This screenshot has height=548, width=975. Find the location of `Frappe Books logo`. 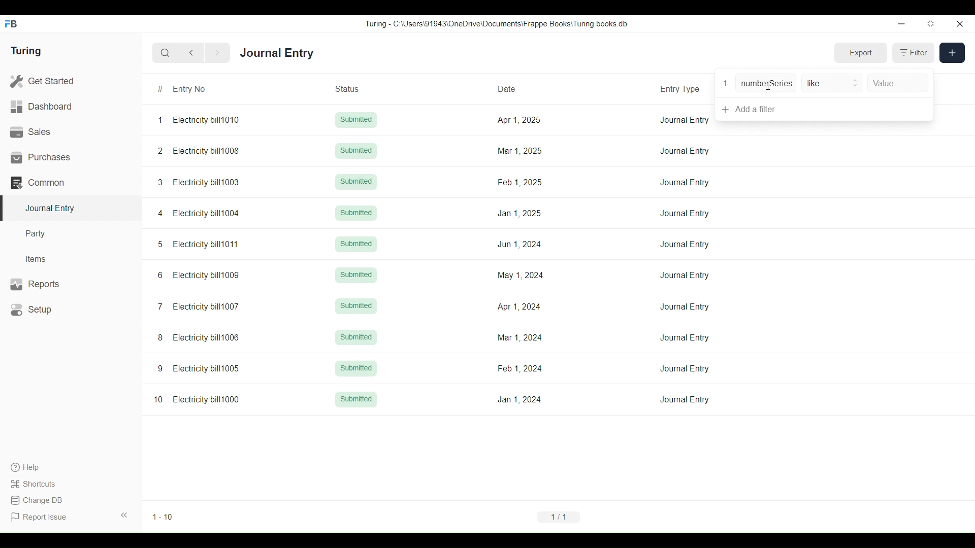

Frappe Books logo is located at coordinates (10, 24).